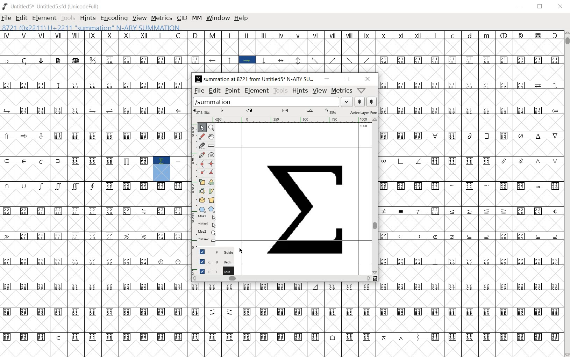 The image size is (570, 357). I want to click on WINDOW, so click(218, 18).